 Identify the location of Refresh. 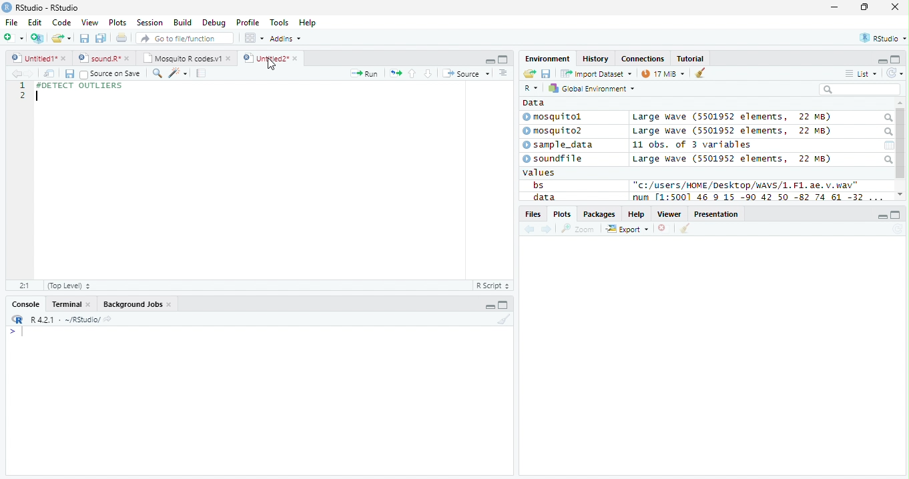
(897, 229).